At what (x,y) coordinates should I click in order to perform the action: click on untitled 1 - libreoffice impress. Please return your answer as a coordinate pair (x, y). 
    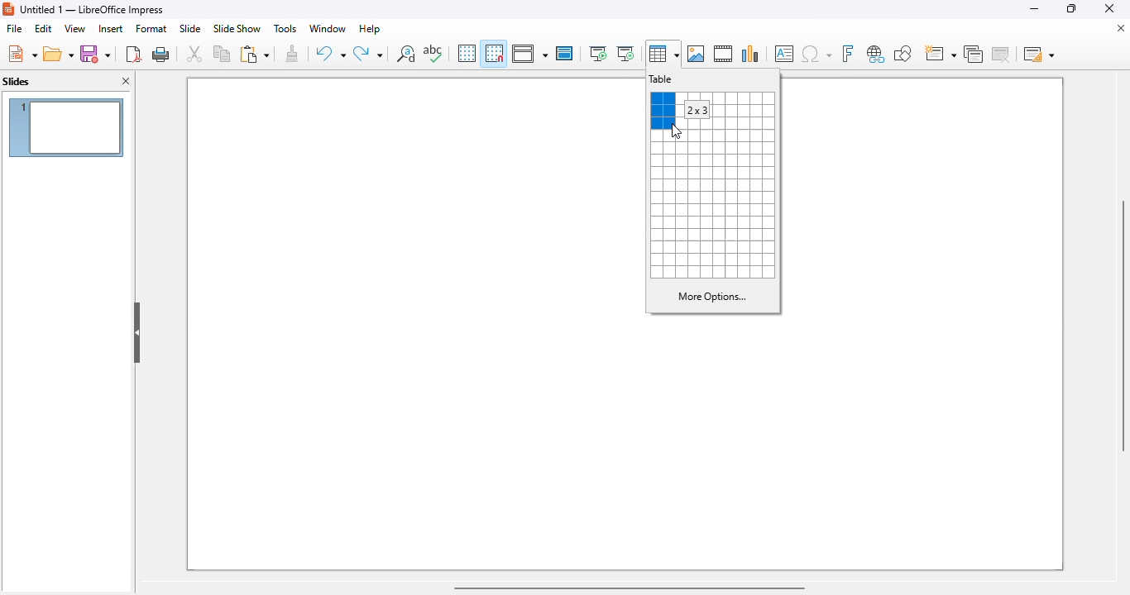
    Looking at the image, I should click on (93, 9).